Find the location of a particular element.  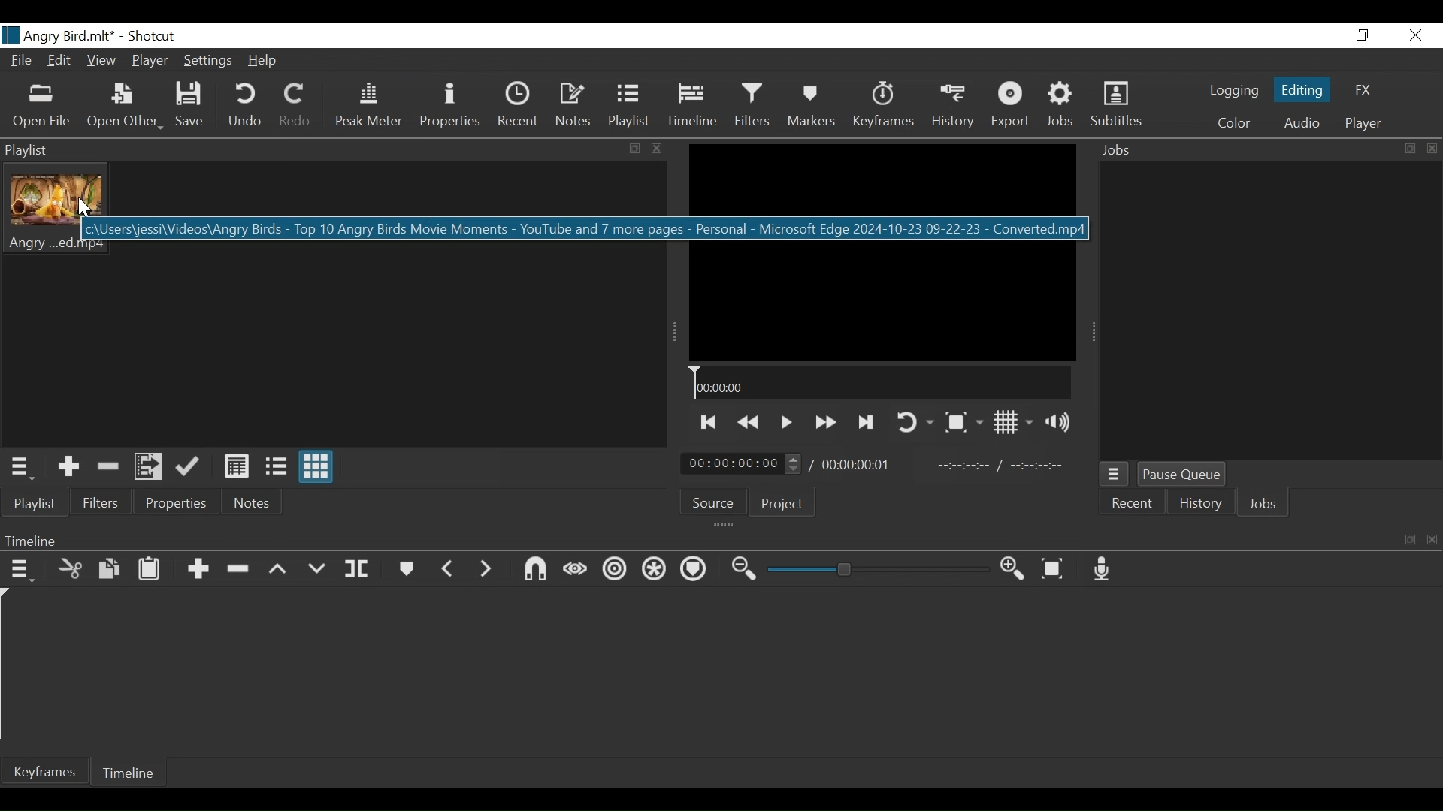

Jobs menu is located at coordinates (1115, 474).